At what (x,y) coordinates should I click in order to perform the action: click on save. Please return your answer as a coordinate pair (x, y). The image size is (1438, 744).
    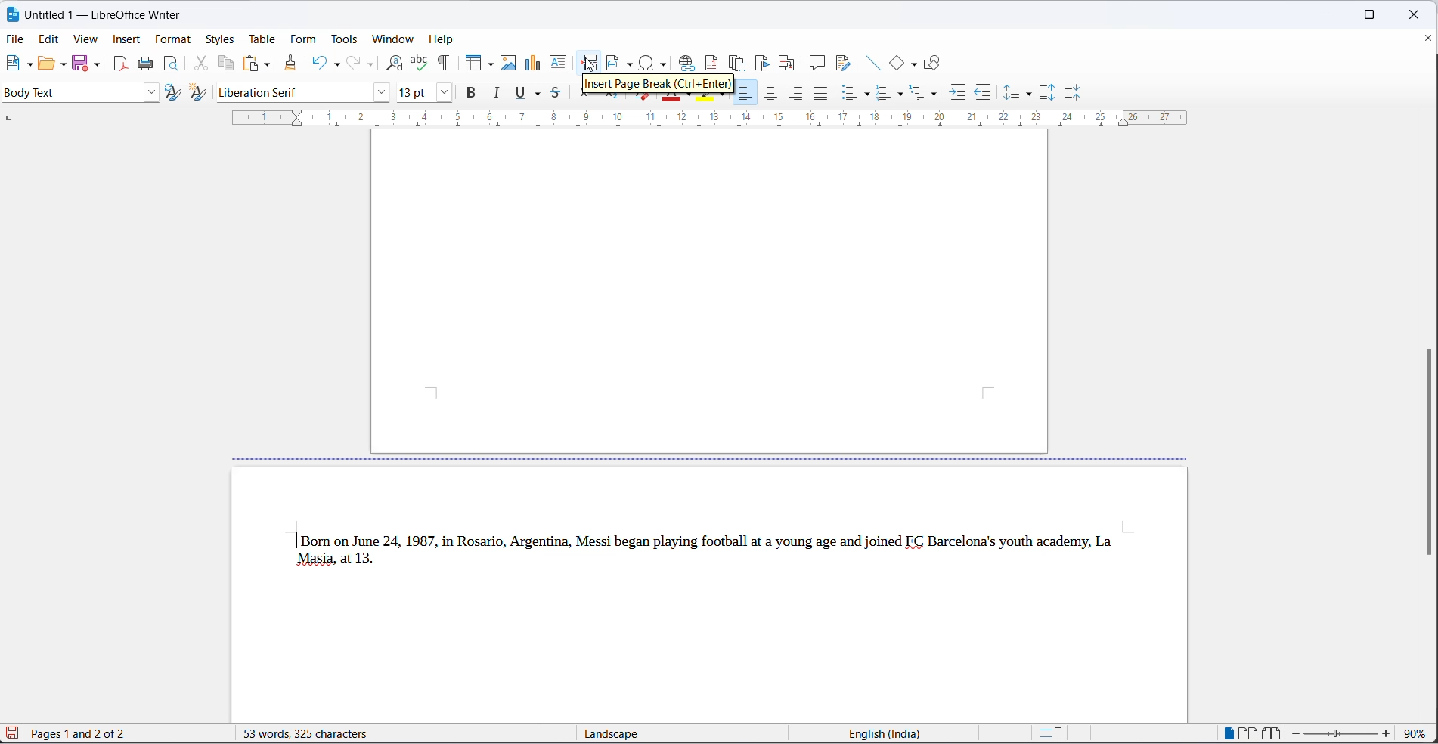
    Looking at the image, I should click on (80, 64).